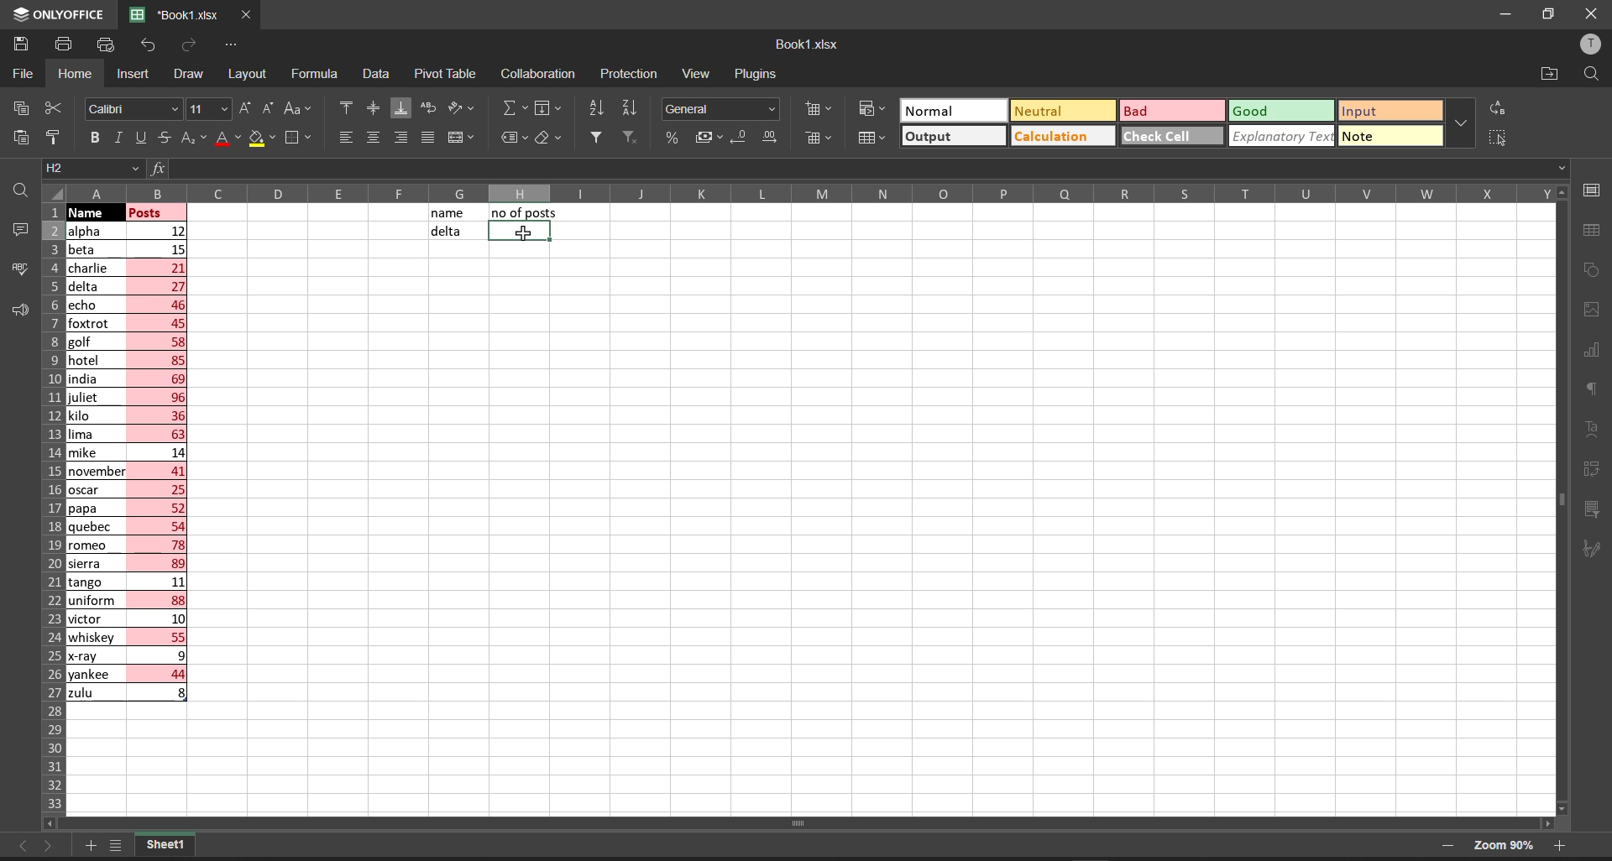 The height and width of the screenshot is (861, 1612). I want to click on font color, so click(226, 138).